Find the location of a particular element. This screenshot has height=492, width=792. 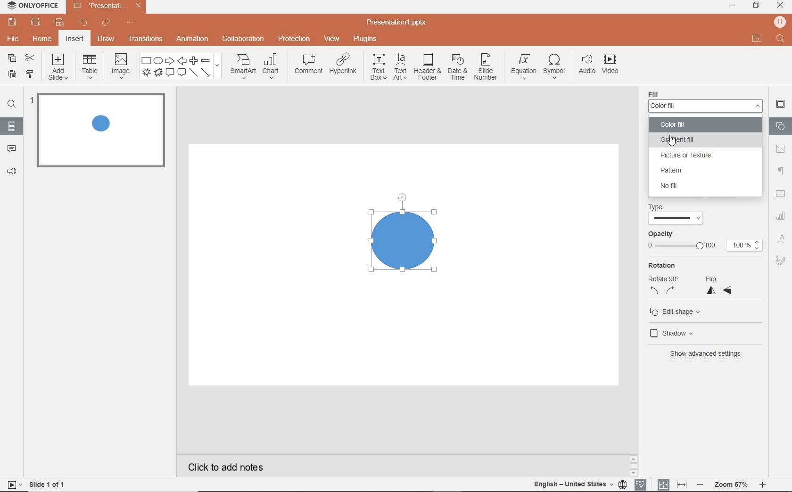

file name is located at coordinates (397, 23).